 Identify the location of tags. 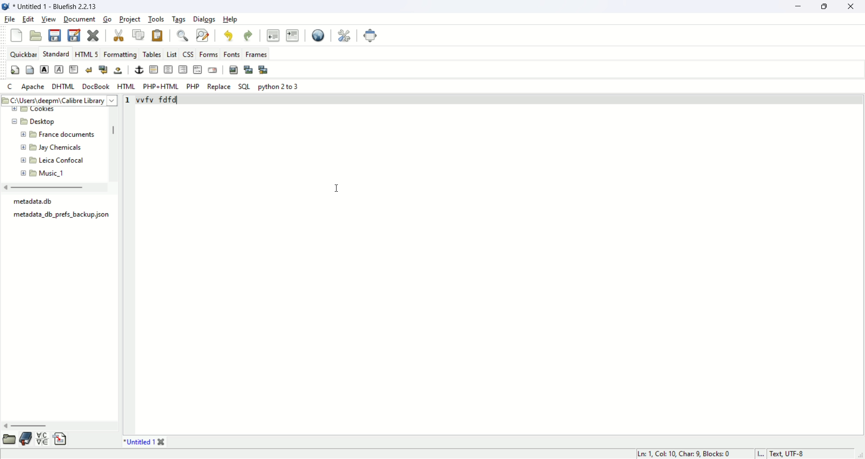
(178, 19).